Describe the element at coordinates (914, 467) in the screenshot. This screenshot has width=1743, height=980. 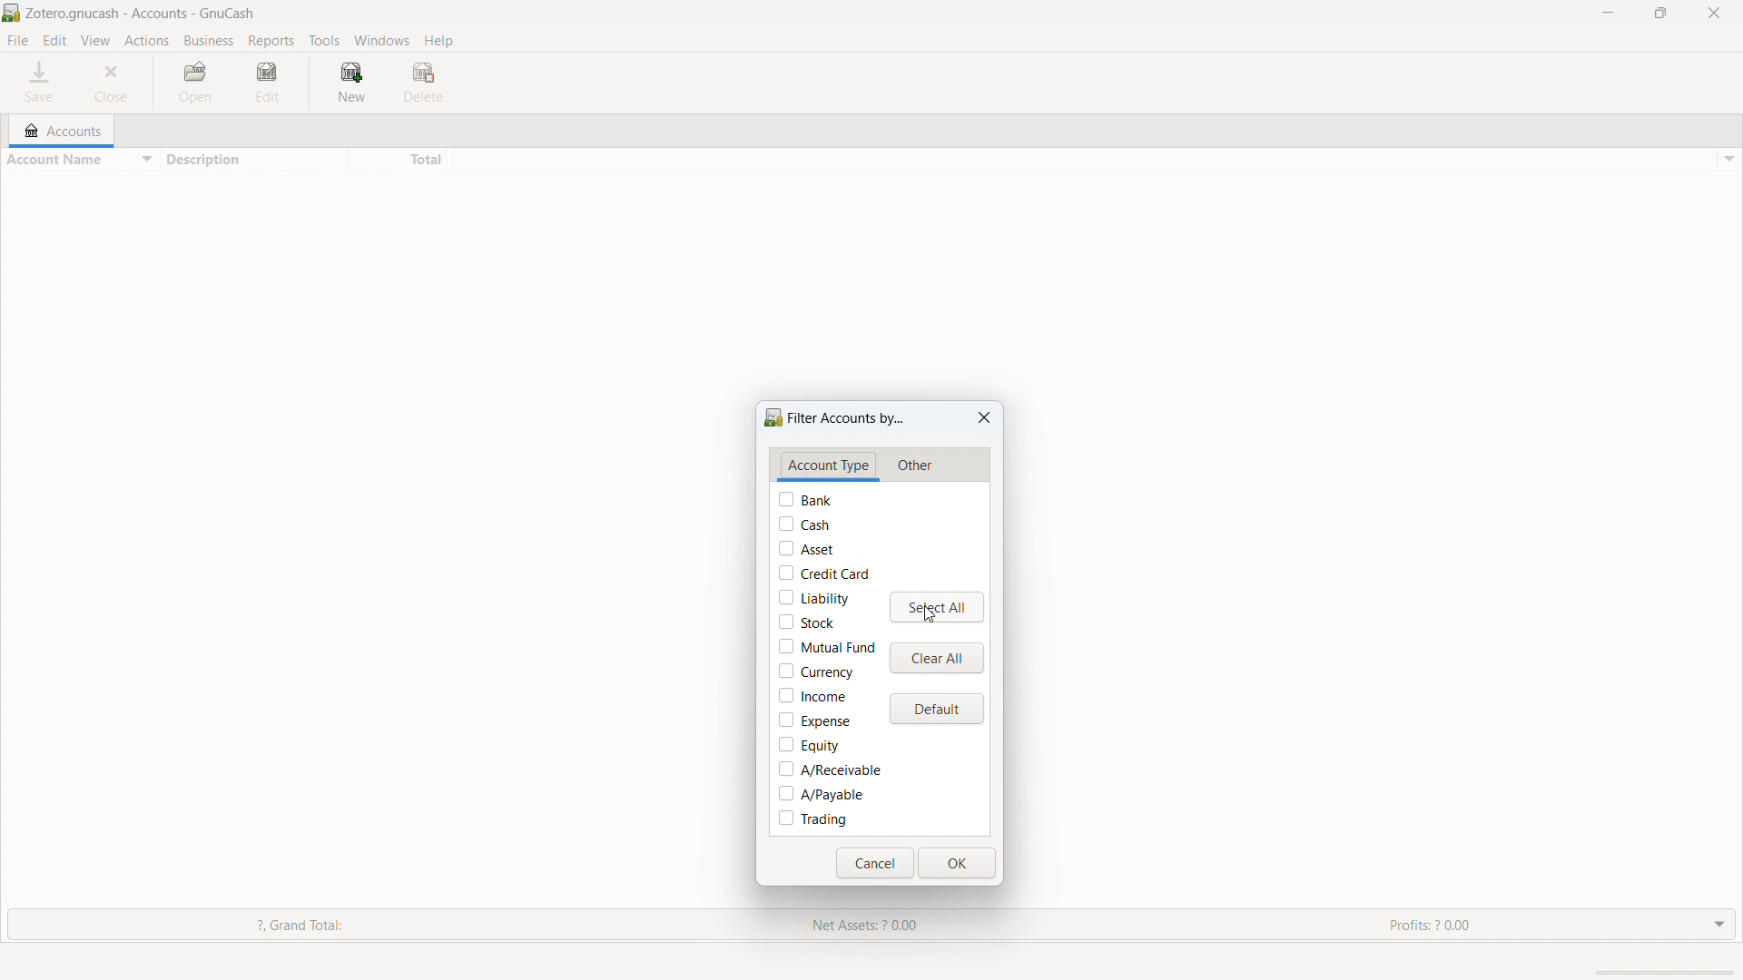
I see `other` at that location.